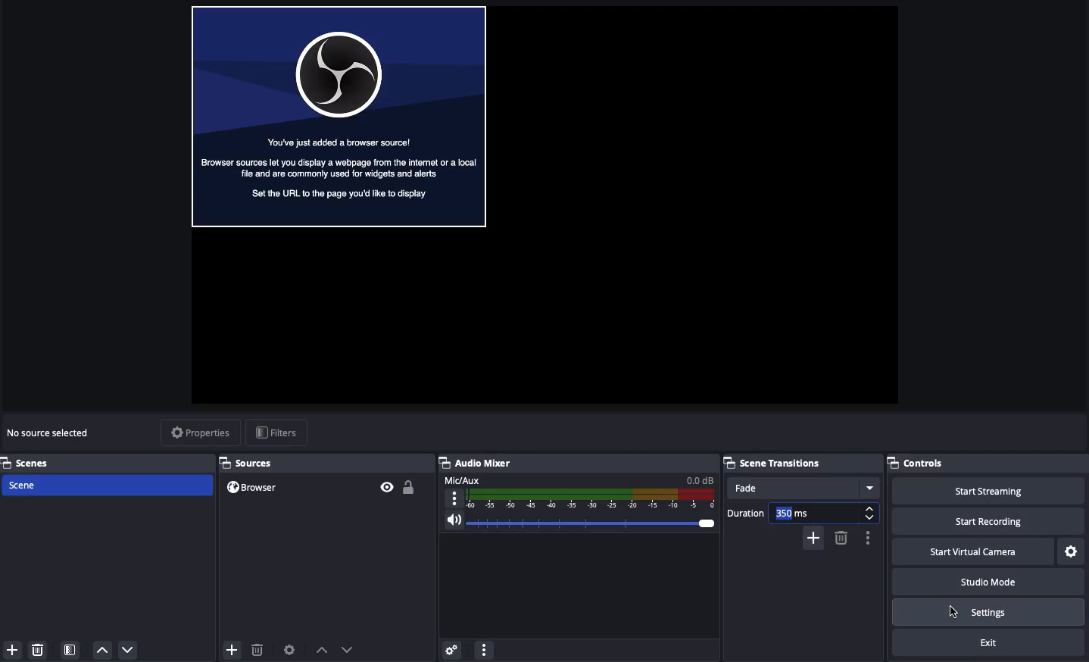  Describe the element at coordinates (36, 463) in the screenshot. I see `Scenes` at that location.